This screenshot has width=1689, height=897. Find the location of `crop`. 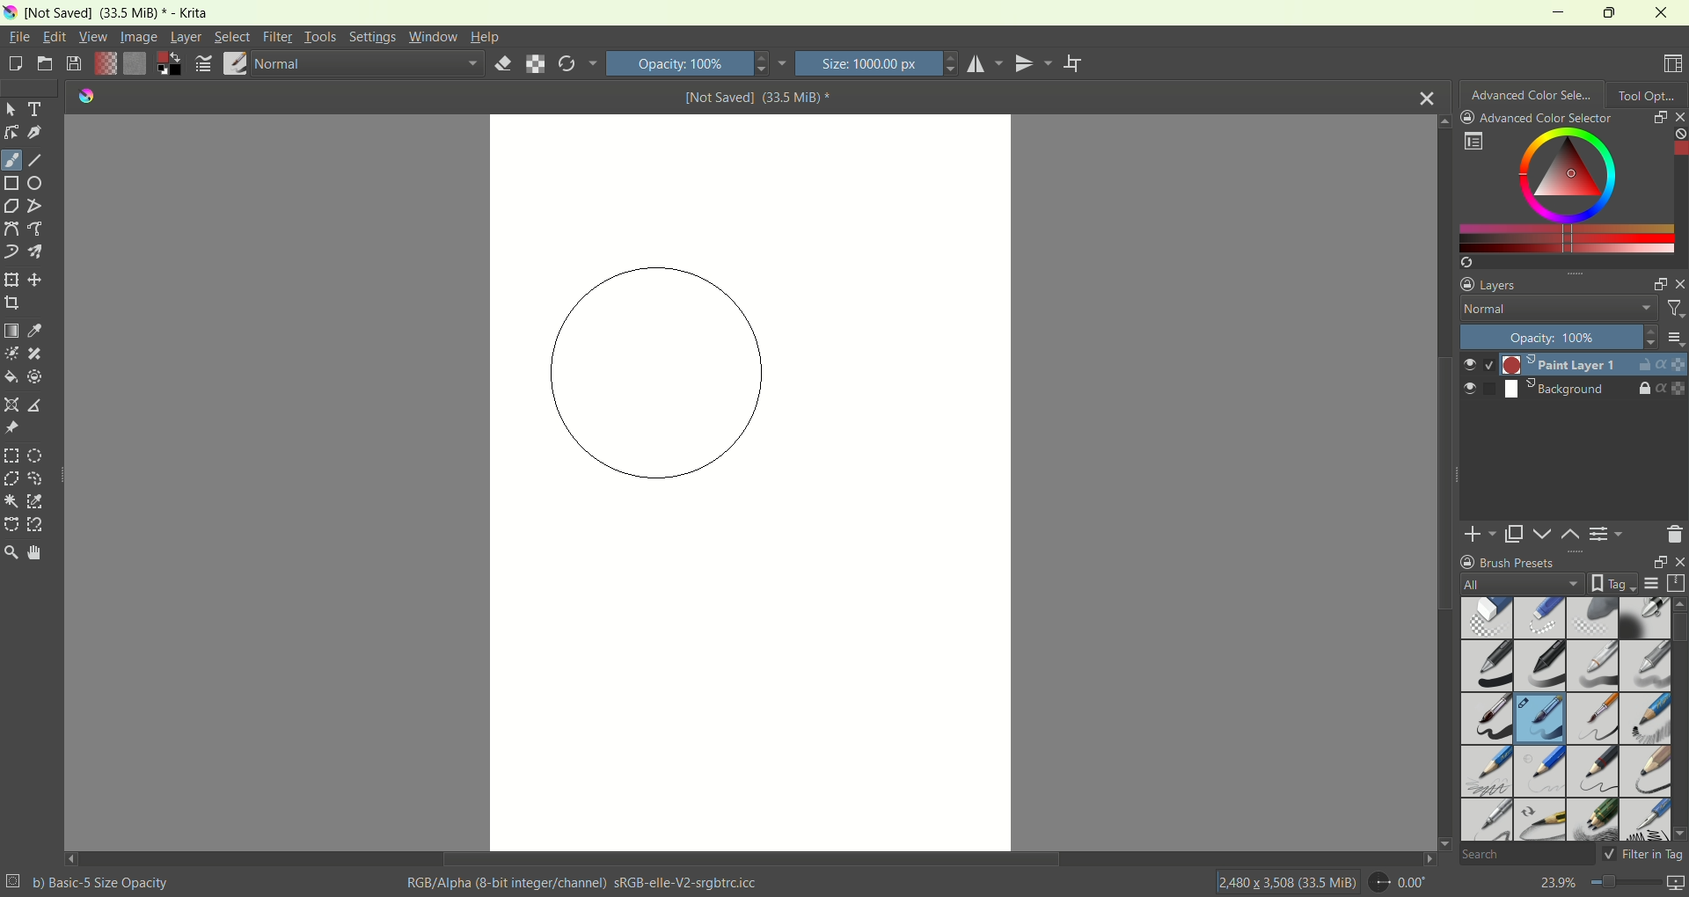

crop is located at coordinates (11, 302).